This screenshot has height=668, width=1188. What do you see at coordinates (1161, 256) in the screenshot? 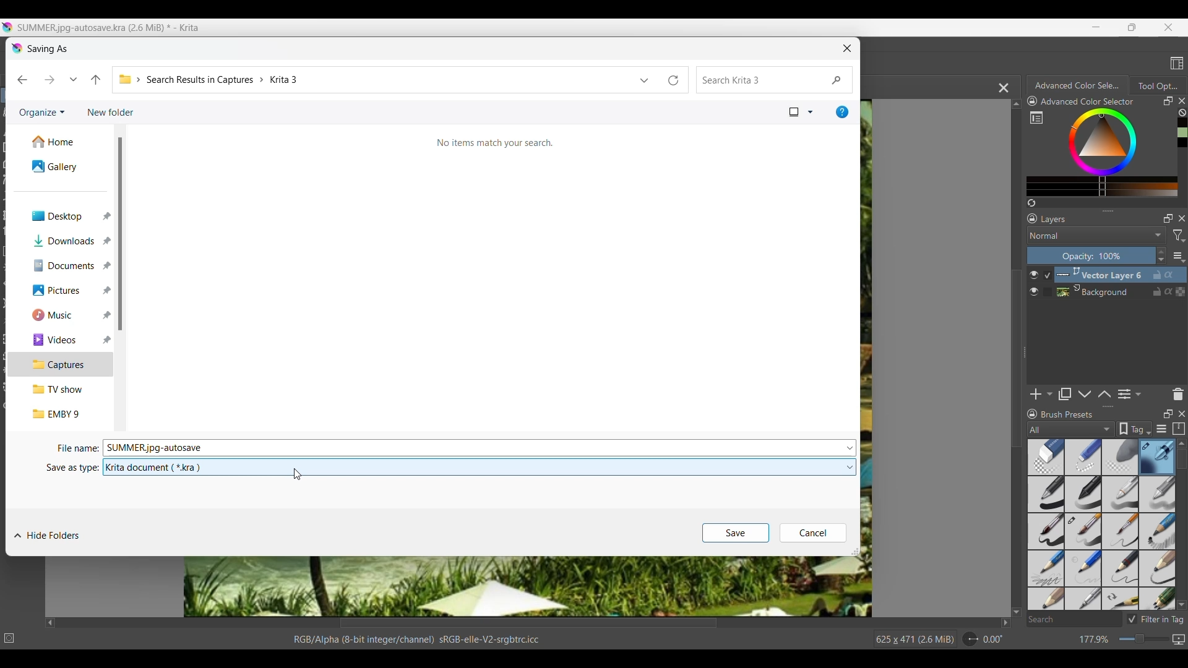
I see `Increase/Decrease opacity` at bounding box center [1161, 256].